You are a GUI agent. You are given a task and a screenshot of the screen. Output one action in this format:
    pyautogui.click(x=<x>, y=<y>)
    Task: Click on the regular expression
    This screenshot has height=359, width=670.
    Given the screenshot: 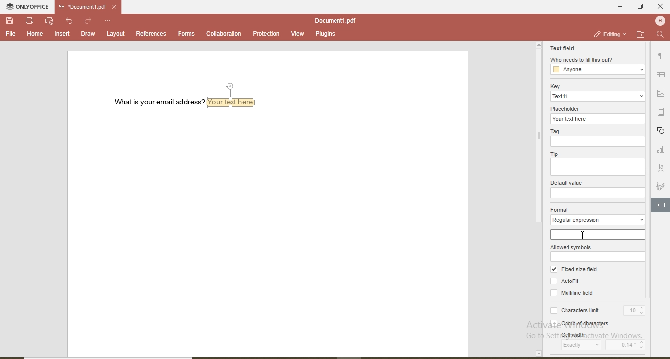 What is the action you would take?
    pyautogui.click(x=598, y=220)
    